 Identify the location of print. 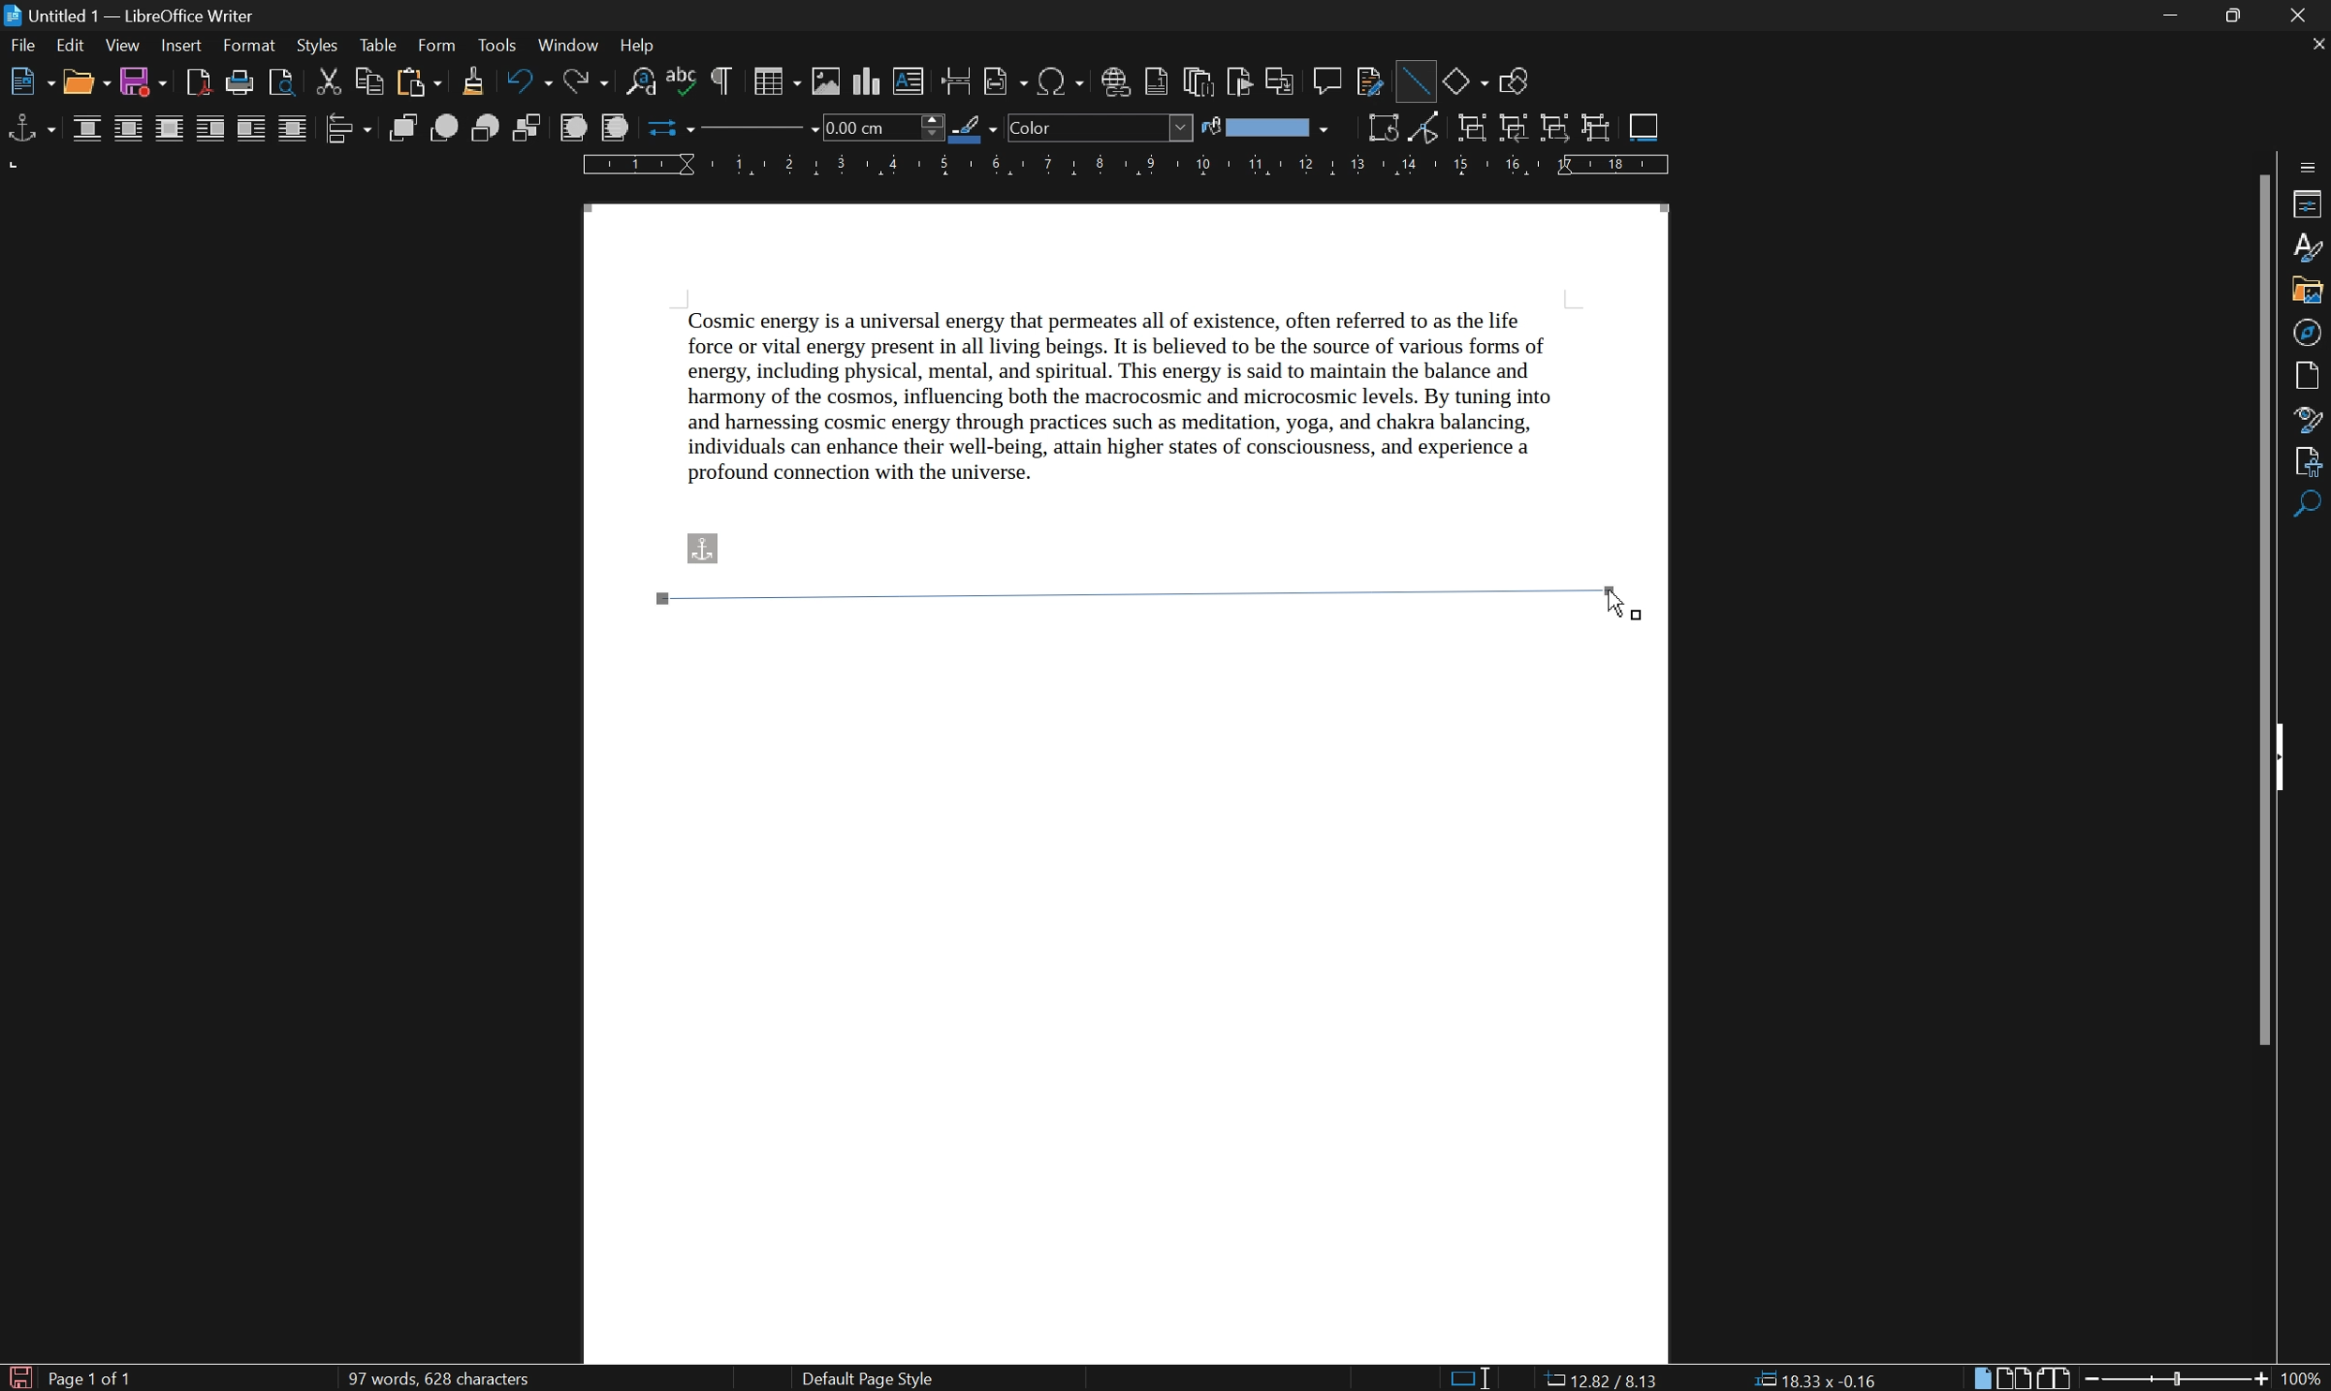
(238, 83).